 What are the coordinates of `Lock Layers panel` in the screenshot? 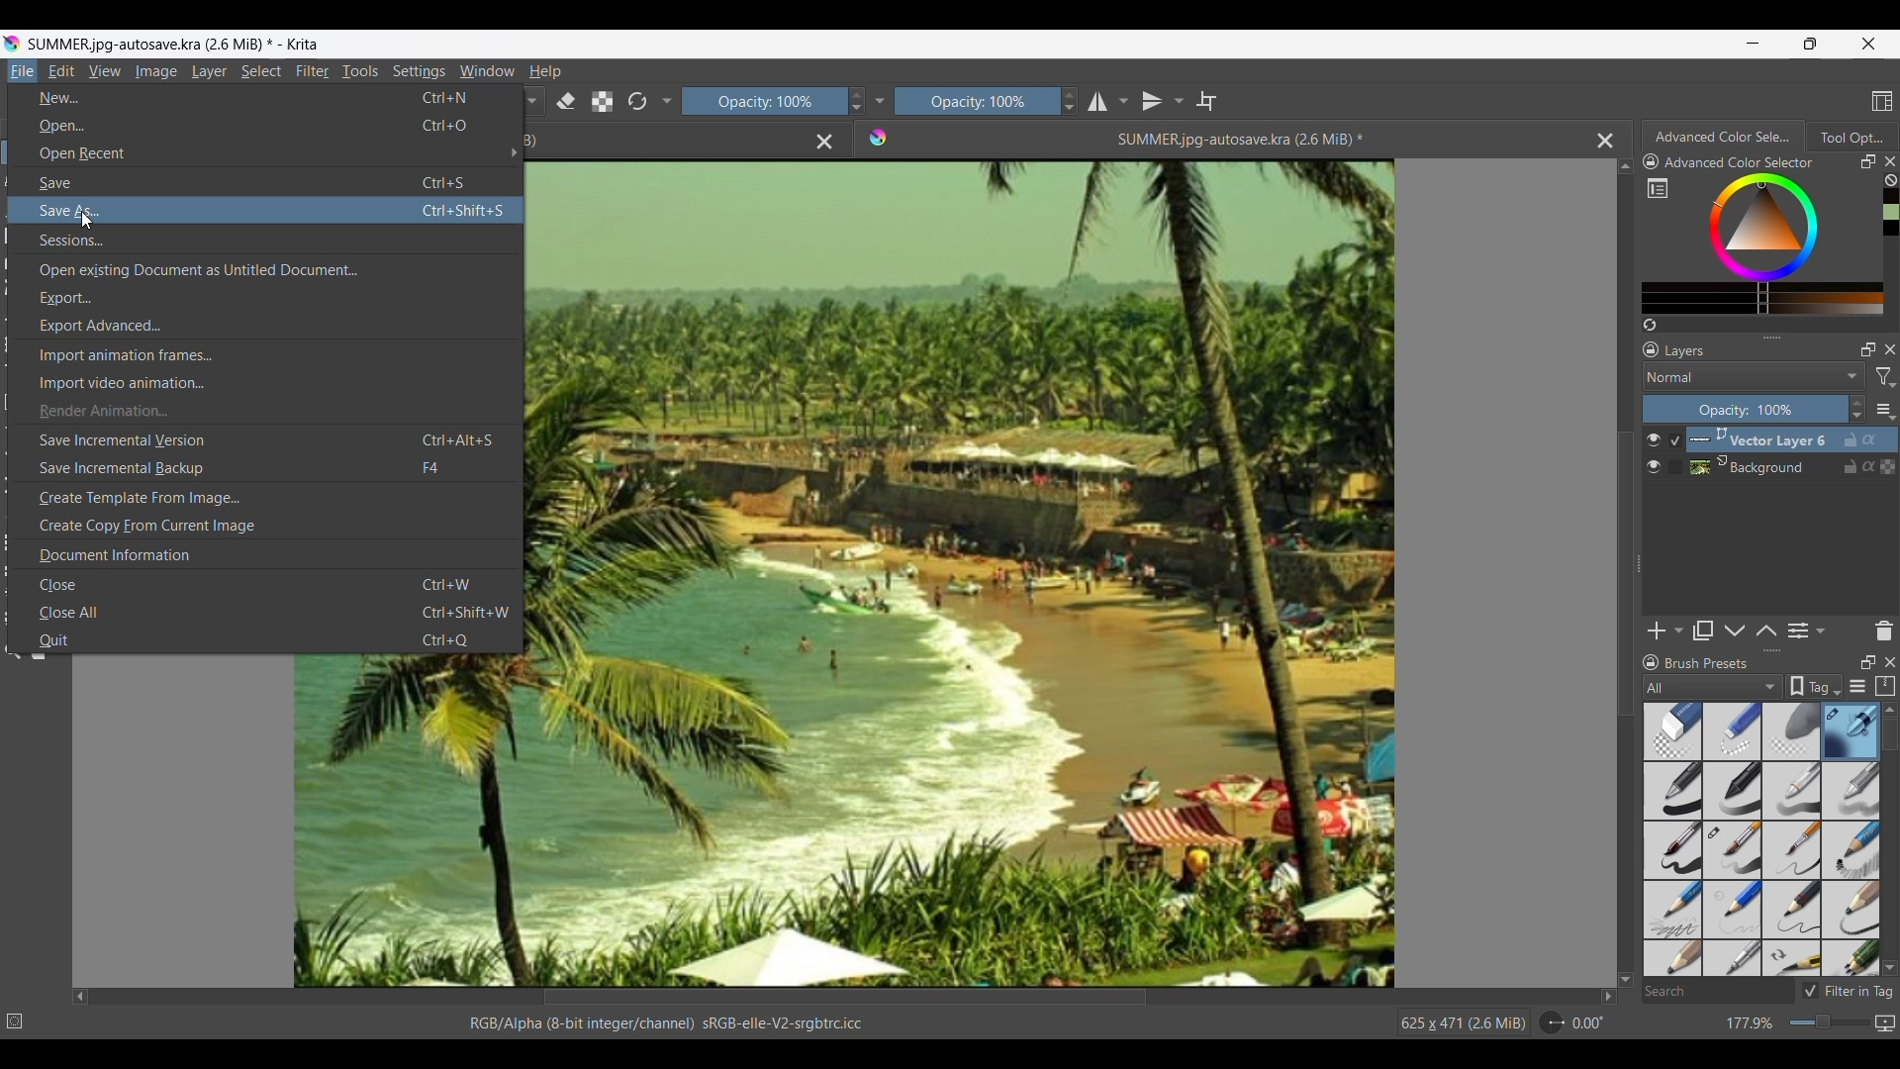 It's located at (1652, 349).